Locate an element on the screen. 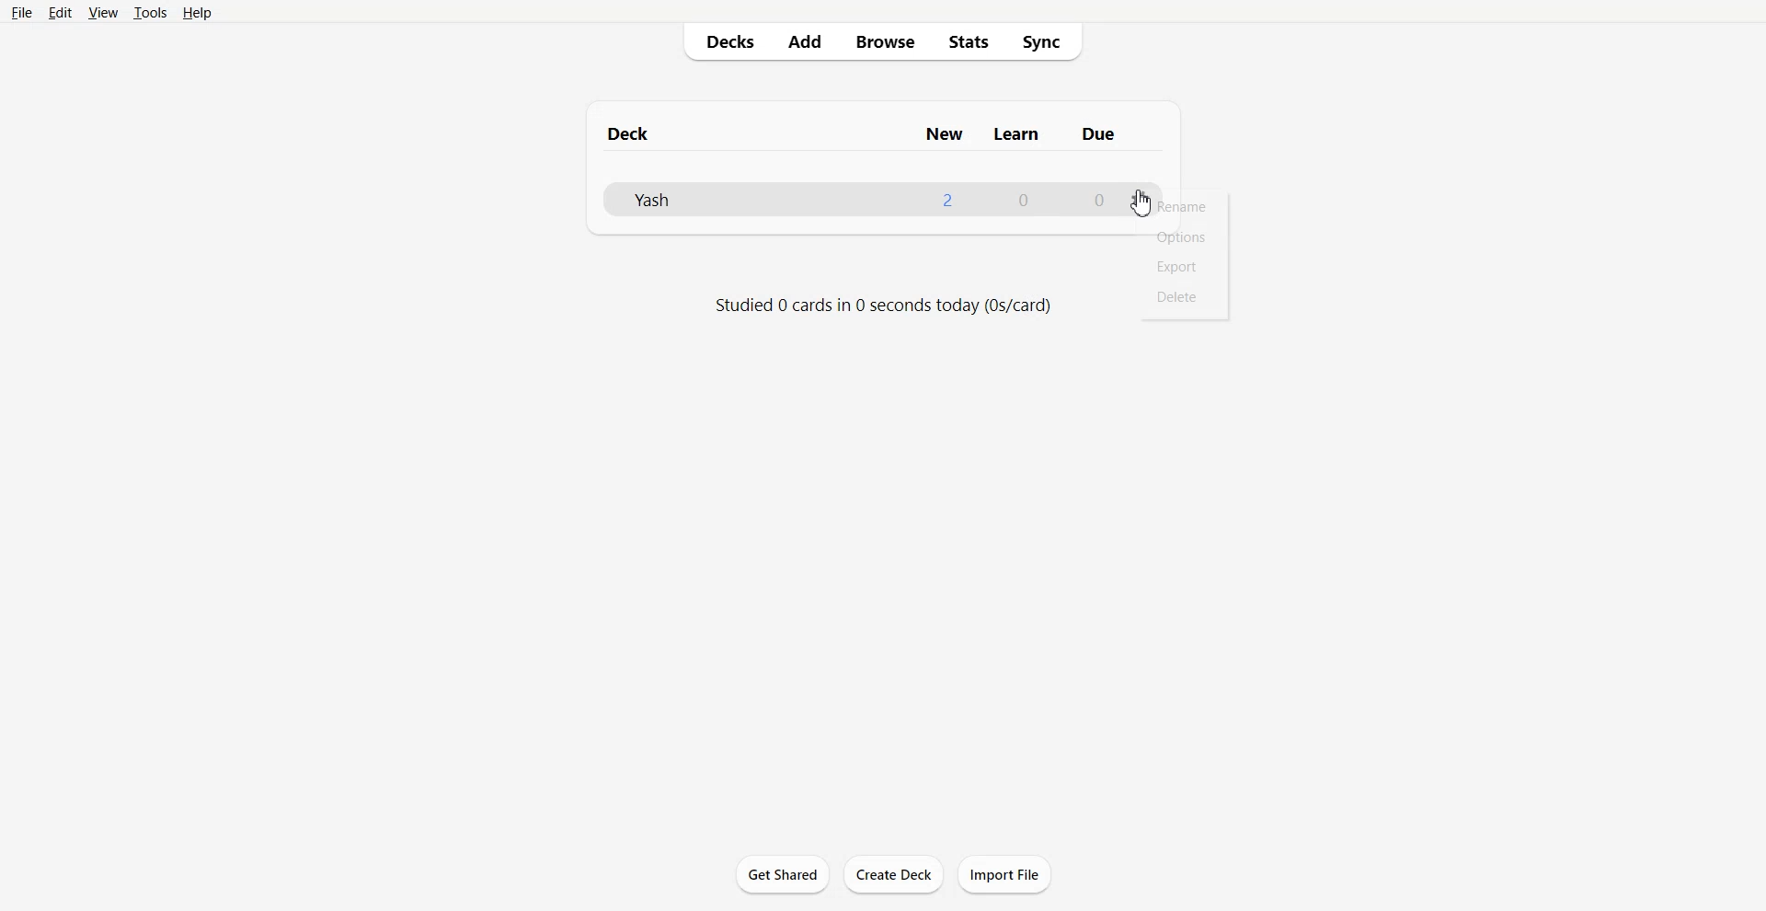  learn  is located at coordinates (1018, 134).